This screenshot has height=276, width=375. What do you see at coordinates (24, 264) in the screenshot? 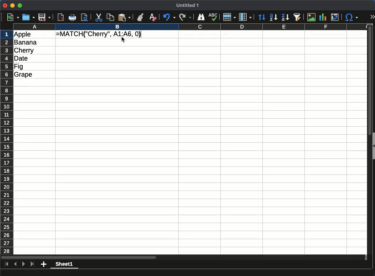
I see `next sheet` at bounding box center [24, 264].